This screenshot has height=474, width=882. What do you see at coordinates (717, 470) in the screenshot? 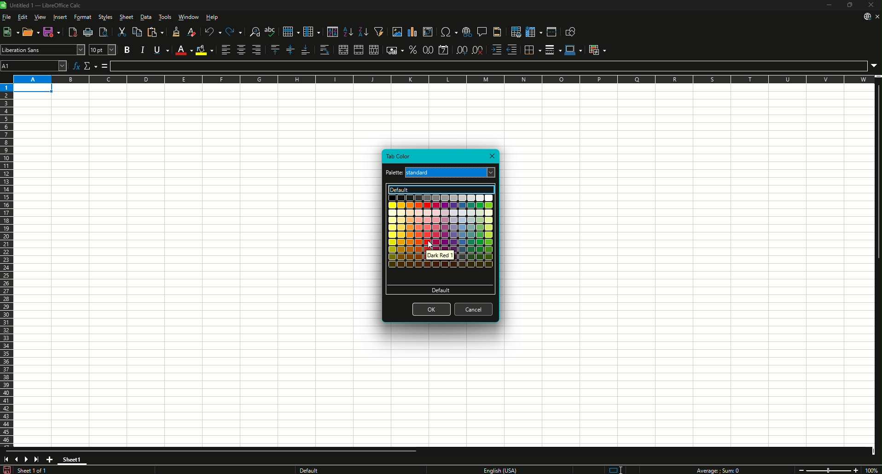
I see `Text` at bounding box center [717, 470].